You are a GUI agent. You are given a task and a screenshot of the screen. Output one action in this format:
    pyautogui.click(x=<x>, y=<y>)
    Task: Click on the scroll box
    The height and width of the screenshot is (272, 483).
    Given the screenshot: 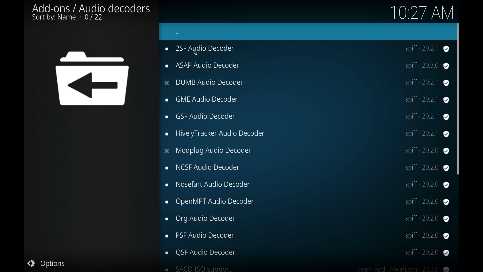 What is the action you would take?
    pyautogui.click(x=459, y=97)
    